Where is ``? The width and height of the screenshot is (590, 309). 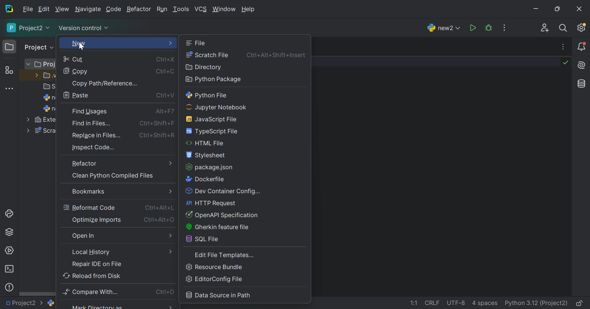
 is located at coordinates (206, 179).